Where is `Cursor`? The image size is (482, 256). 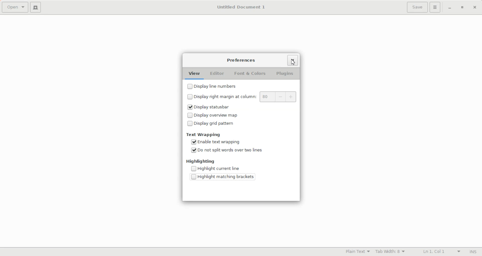 Cursor is located at coordinates (294, 62).